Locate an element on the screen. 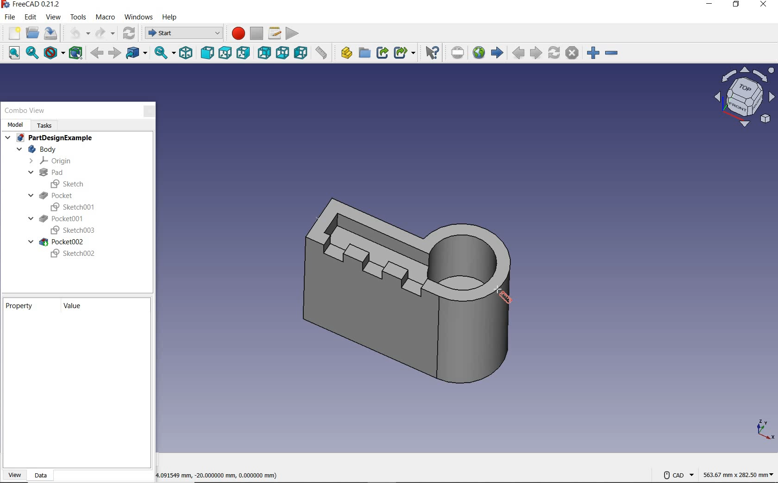  restore down is located at coordinates (737, 6).